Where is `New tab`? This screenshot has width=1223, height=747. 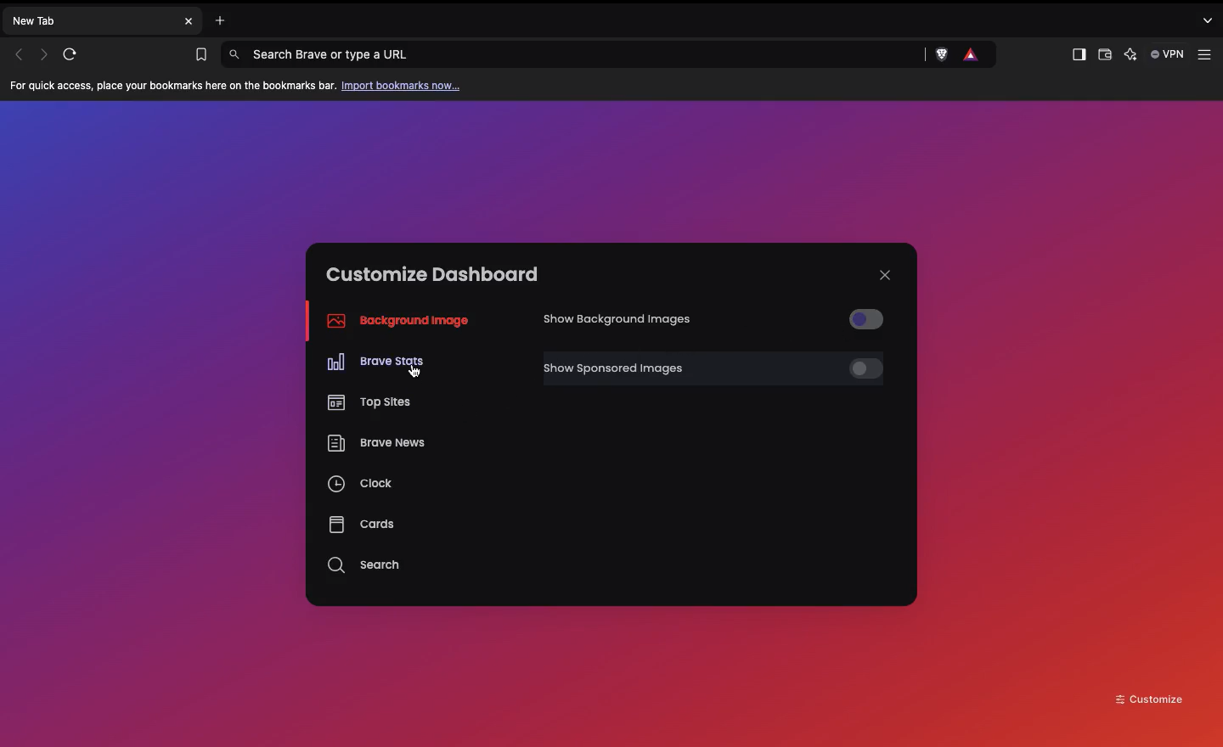
New tab is located at coordinates (90, 20).